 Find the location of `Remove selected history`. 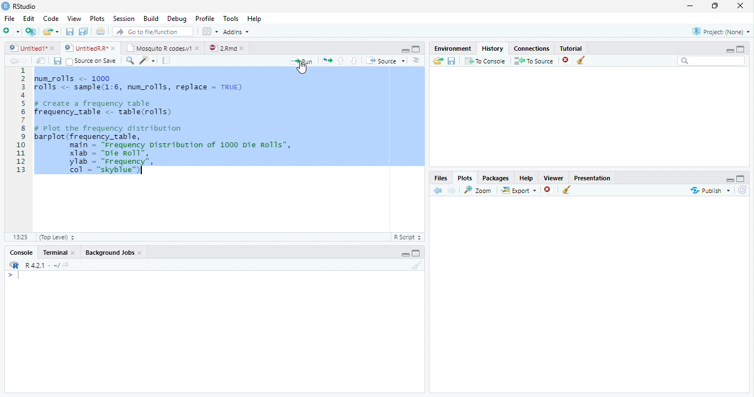

Remove selected history is located at coordinates (566, 60).